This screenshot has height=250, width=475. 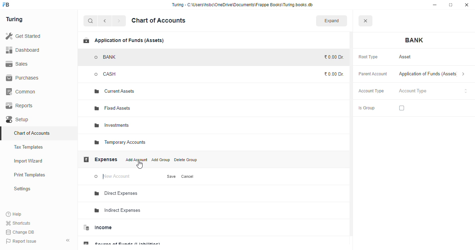 I want to click on dashboard, so click(x=23, y=50).